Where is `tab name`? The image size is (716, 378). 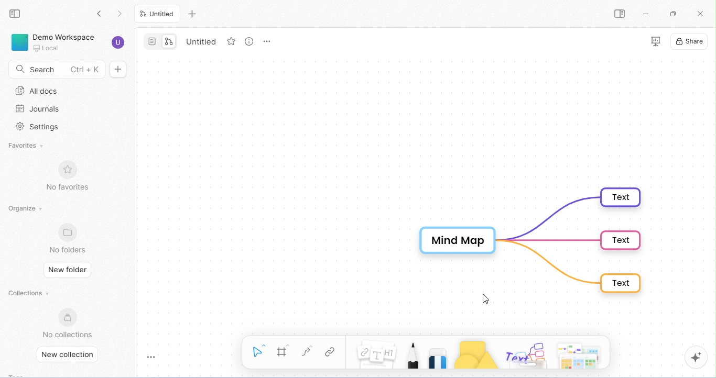
tab name is located at coordinates (202, 41).